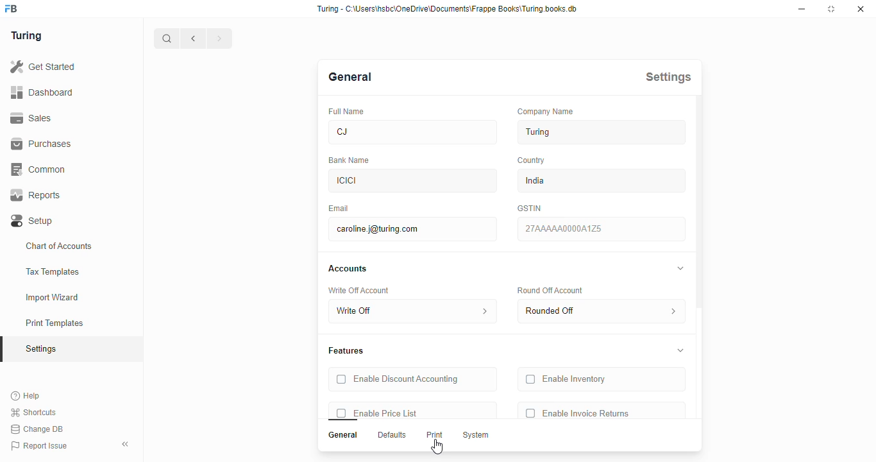  Describe the element at coordinates (601, 228) in the screenshot. I see `27AAAAAD000A1Z5` at that location.